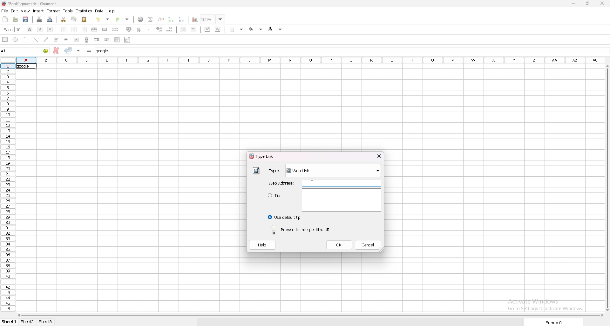 This screenshot has height=326, width=610. I want to click on paste, so click(84, 20).